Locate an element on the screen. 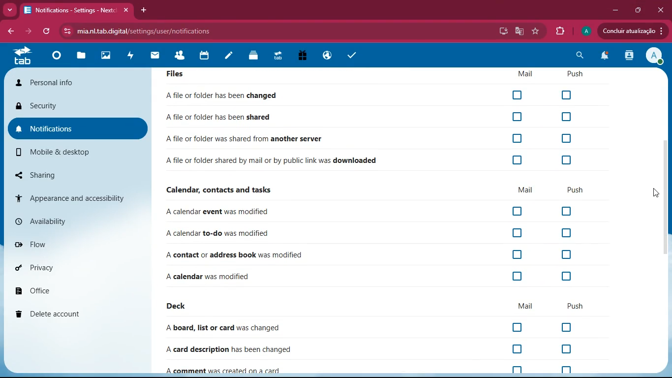 The height and width of the screenshot is (378, 672). calendar is located at coordinates (226, 189).